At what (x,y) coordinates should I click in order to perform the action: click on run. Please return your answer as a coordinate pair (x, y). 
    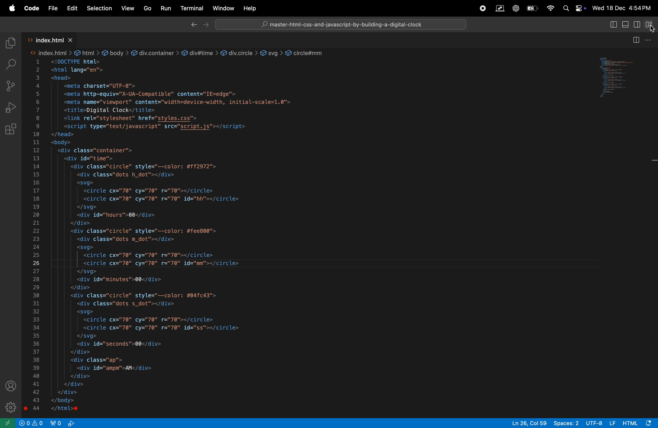
    Looking at the image, I should click on (165, 8).